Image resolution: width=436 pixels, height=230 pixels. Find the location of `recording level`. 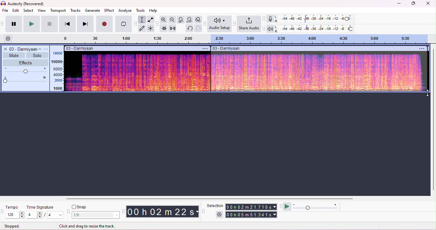

recording level is located at coordinates (314, 19).